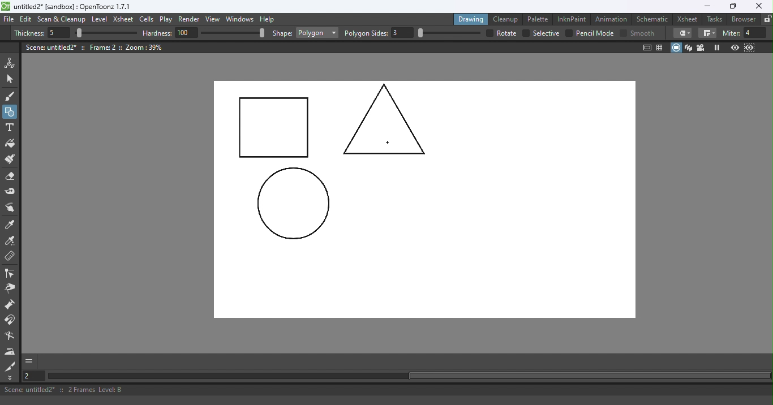 Image resolution: width=773 pixels, height=405 pixels. I want to click on Horizontal scroll bar, so click(409, 376).